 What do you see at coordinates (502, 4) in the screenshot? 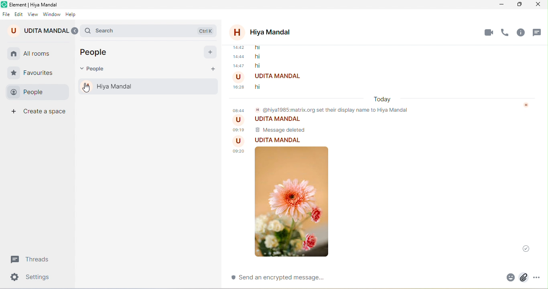
I see `minimize` at bounding box center [502, 4].